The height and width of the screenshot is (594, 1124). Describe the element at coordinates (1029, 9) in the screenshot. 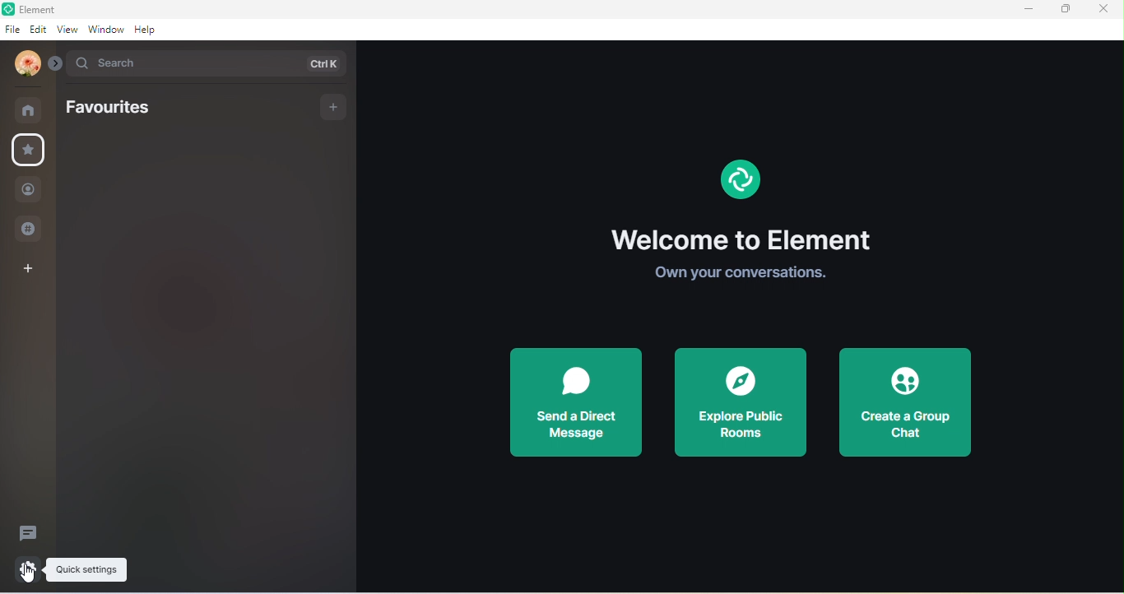

I see `minimize` at that location.